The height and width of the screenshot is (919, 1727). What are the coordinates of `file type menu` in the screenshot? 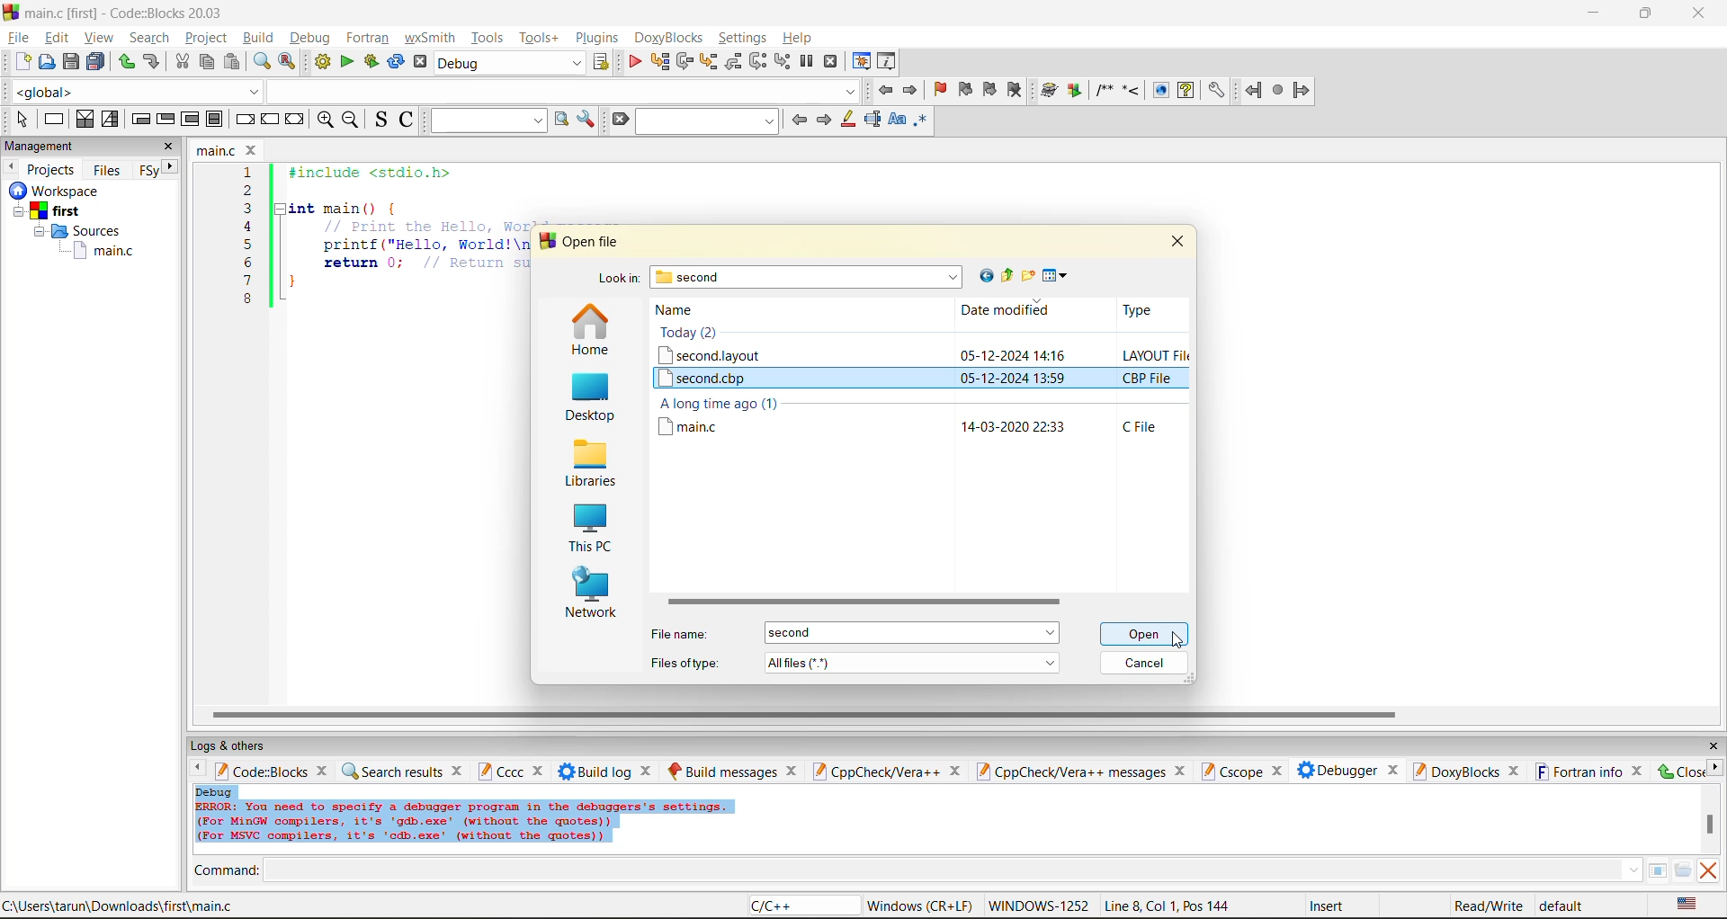 It's located at (913, 662).